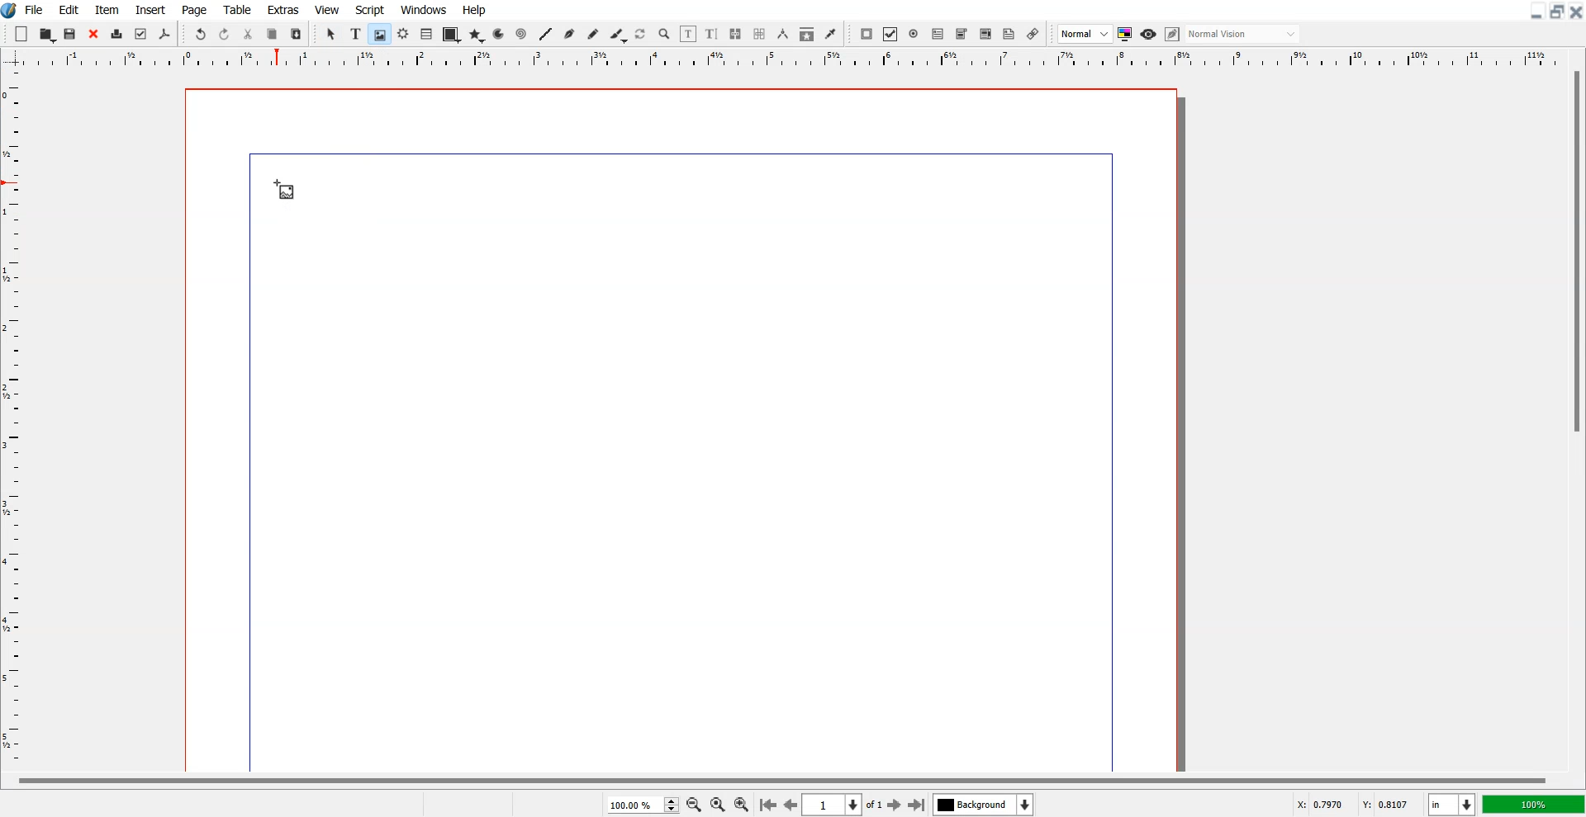  I want to click on Shape, so click(450, 35).